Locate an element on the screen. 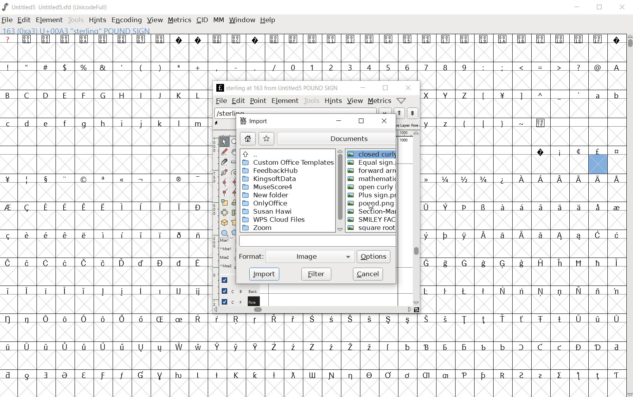  Image is located at coordinates (309, 258).